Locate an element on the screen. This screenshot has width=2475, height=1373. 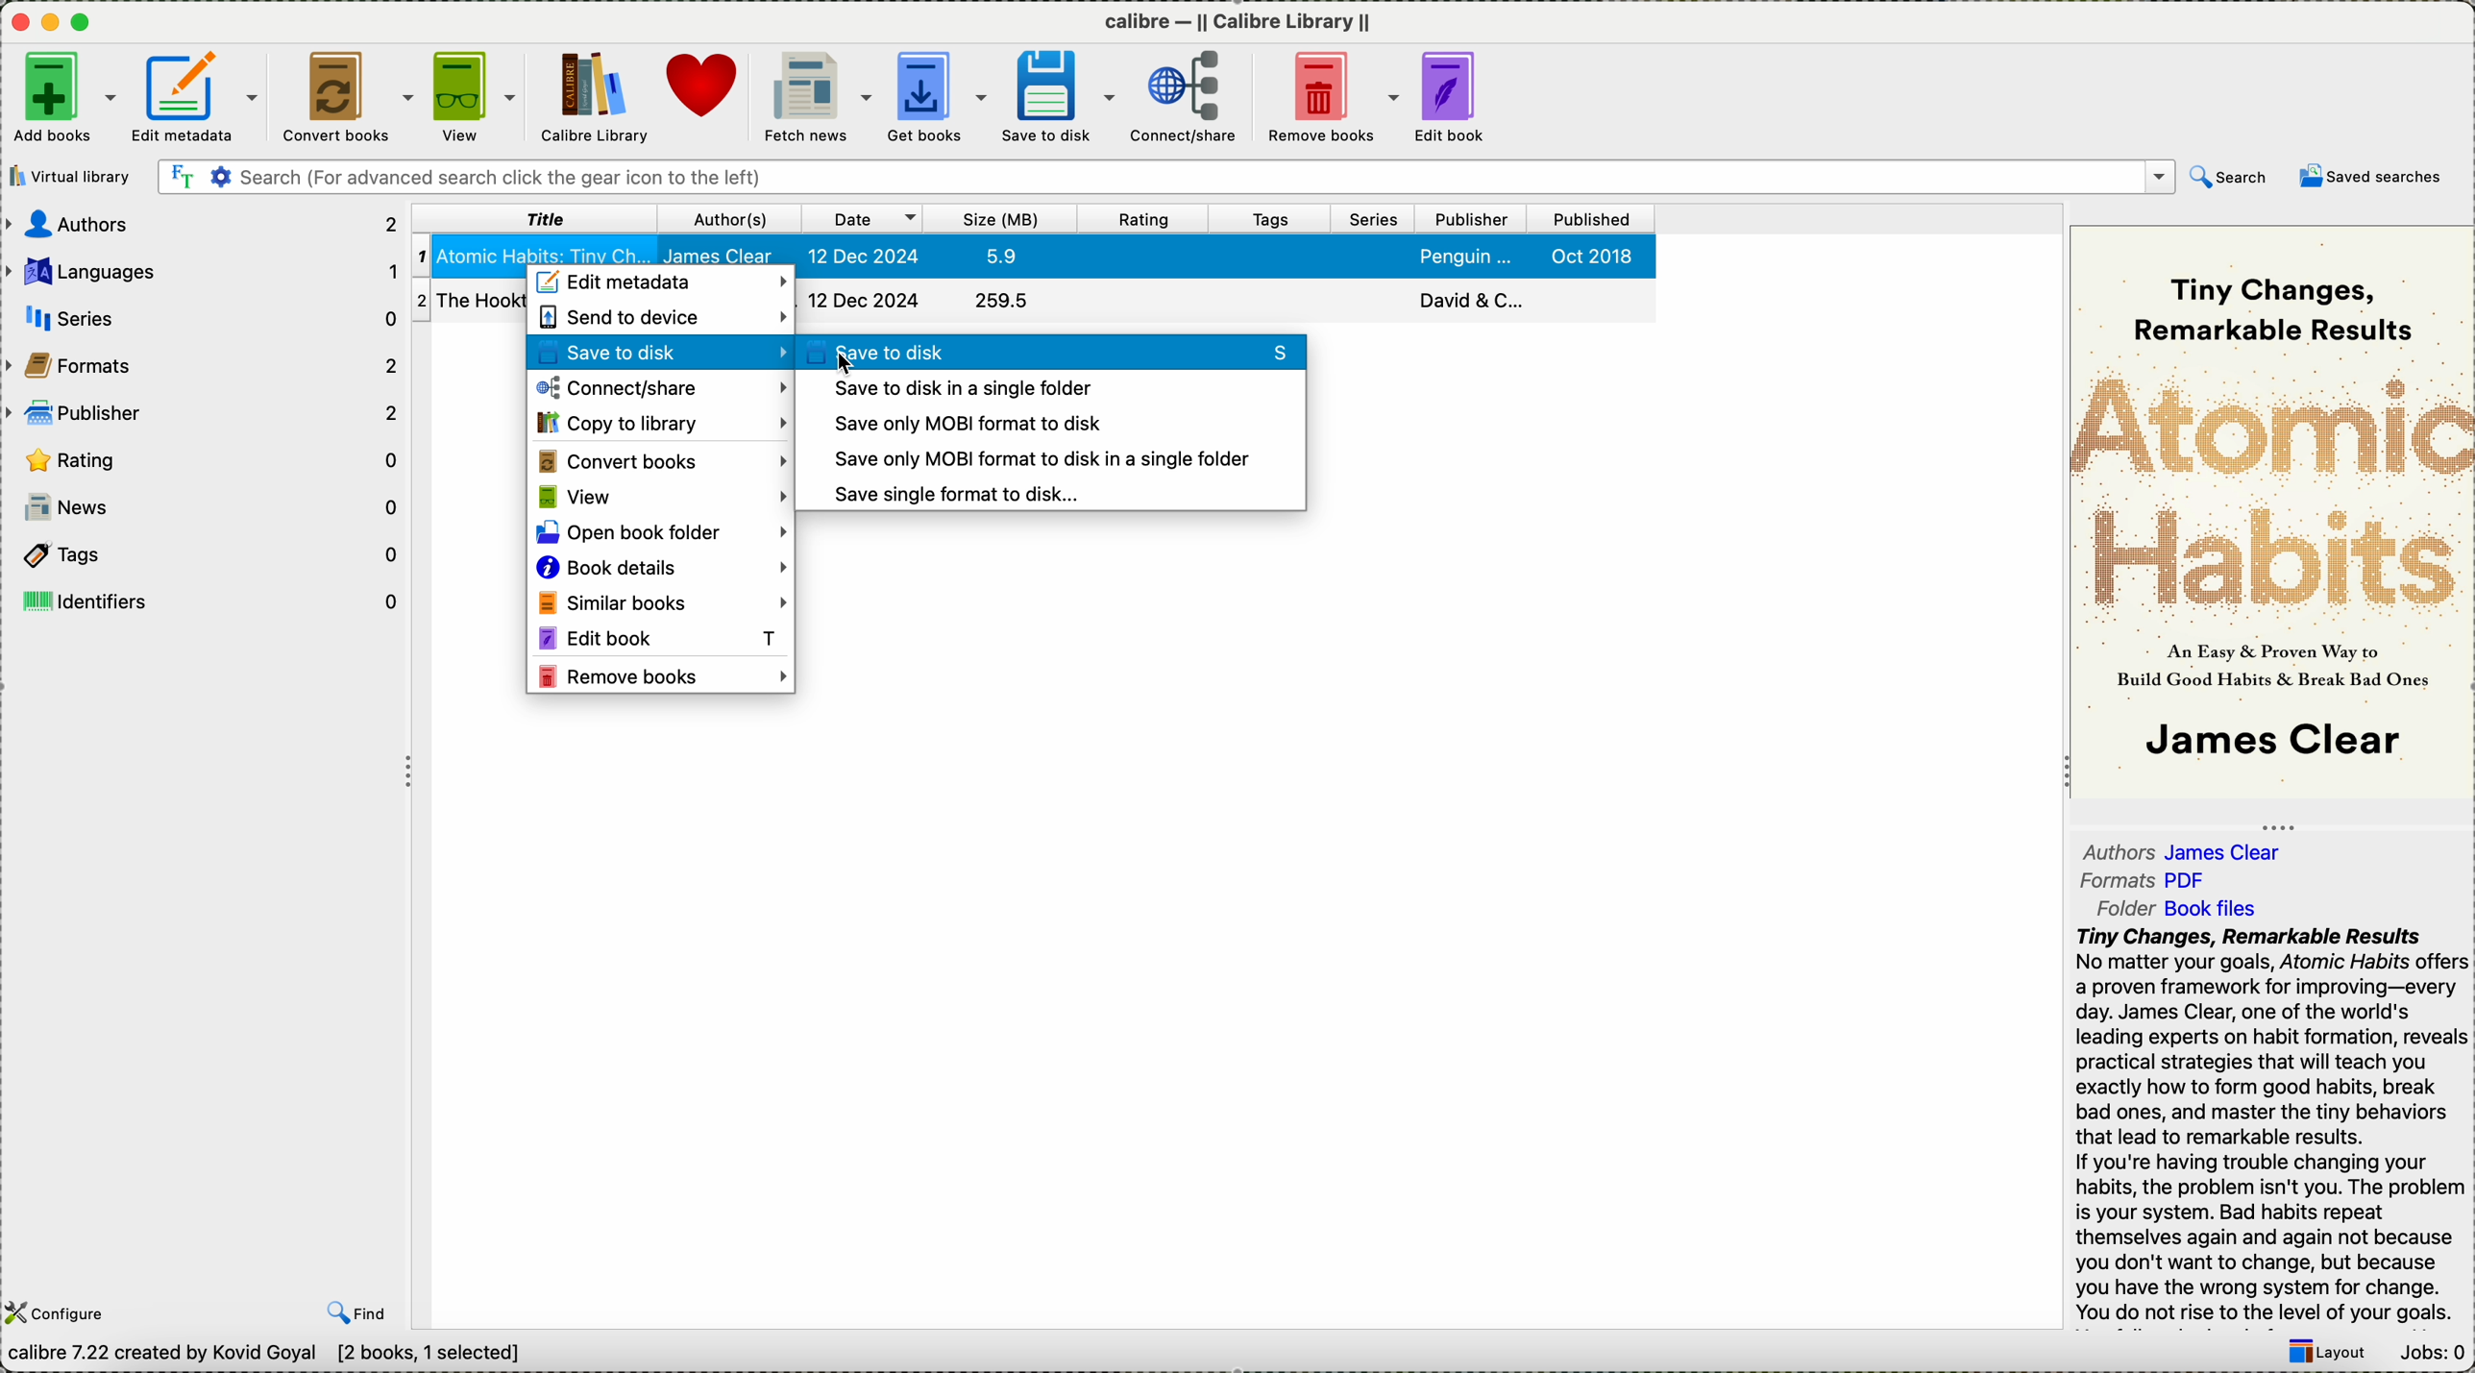
convert books is located at coordinates (345, 93).